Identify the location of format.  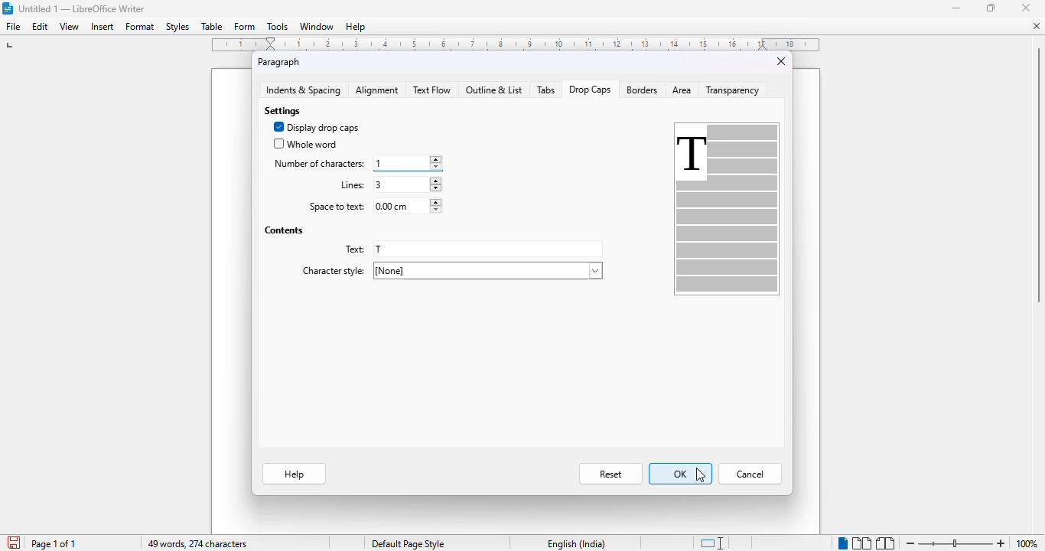
(141, 26).